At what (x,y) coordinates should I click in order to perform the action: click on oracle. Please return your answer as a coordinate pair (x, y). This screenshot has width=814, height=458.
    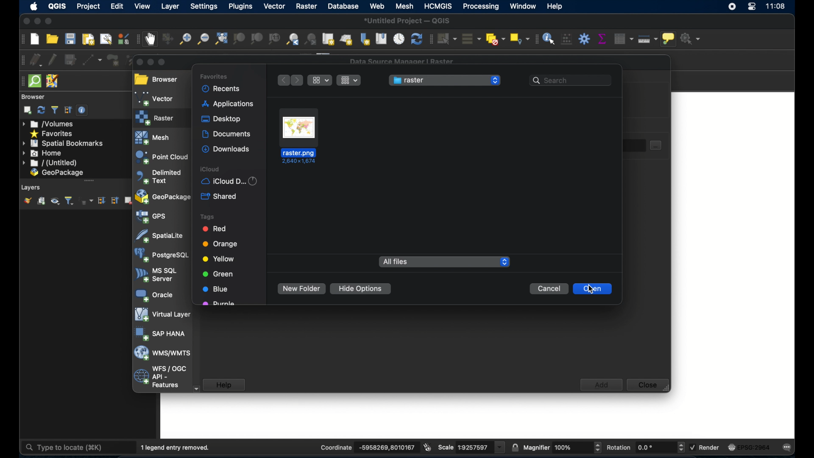
    Looking at the image, I should click on (156, 295).